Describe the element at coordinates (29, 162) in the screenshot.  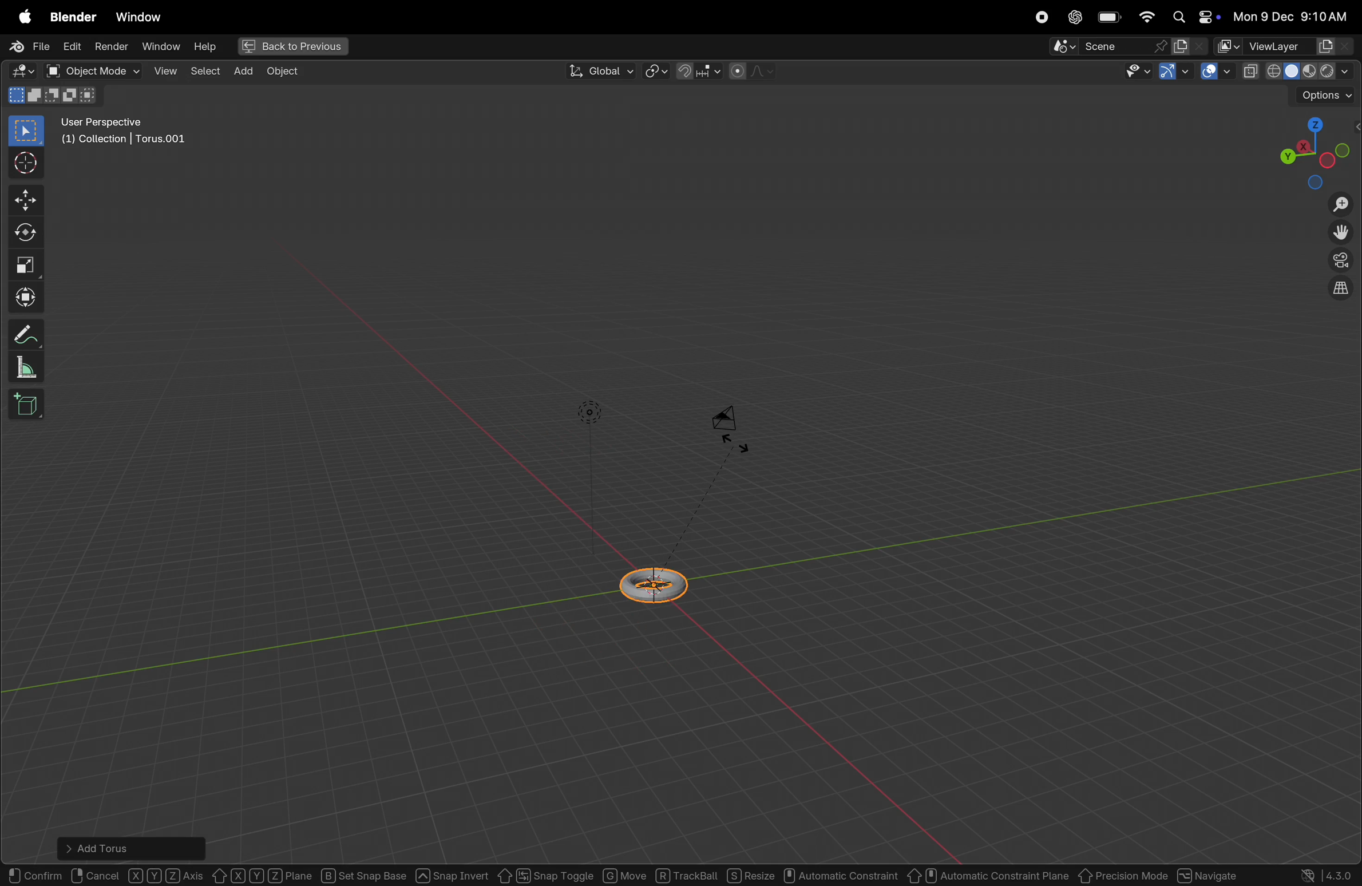
I see `curosor` at that location.